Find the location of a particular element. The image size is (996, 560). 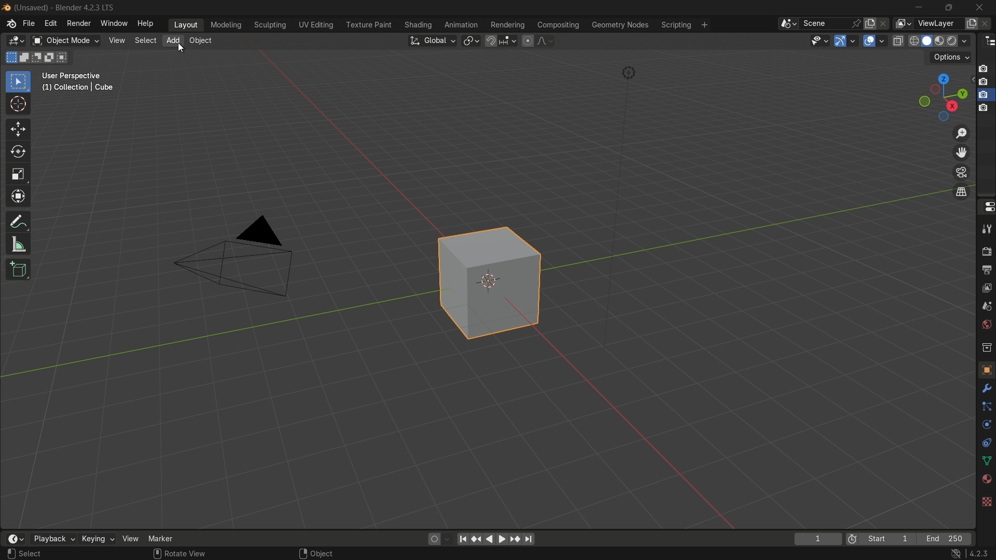

(Unsaved) - Blender 4.2.3 LTS is located at coordinates (66, 8).